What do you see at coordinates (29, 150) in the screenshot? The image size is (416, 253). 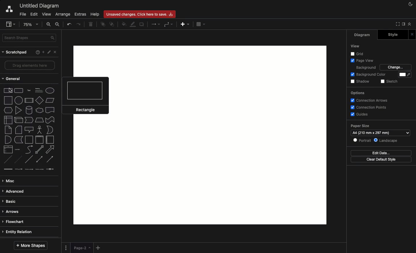 I see `curve` at bounding box center [29, 150].